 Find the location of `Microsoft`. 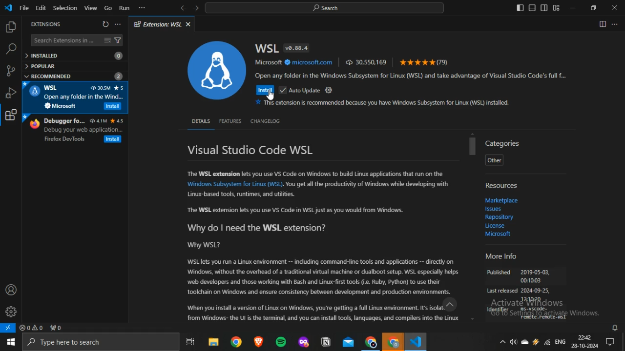

Microsoft is located at coordinates (269, 62).